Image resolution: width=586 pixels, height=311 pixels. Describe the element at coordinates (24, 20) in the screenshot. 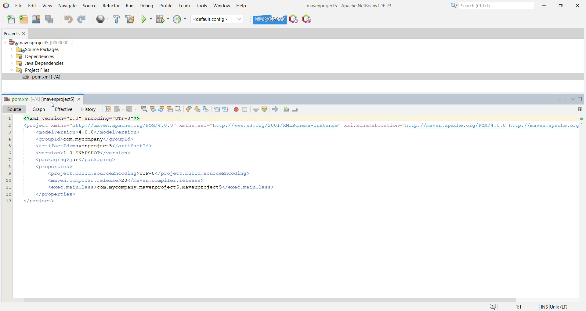

I see `New Project` at that location.